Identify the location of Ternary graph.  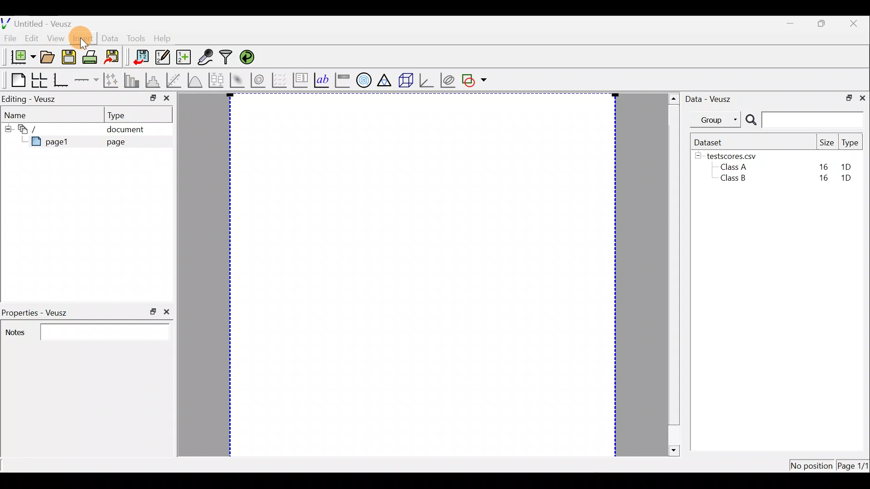
(386, 79).